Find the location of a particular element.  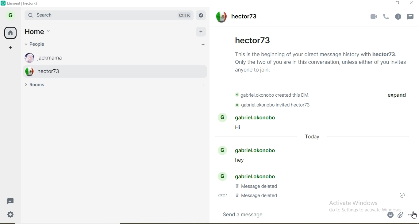

search bar is located at coordinates (94, 15).